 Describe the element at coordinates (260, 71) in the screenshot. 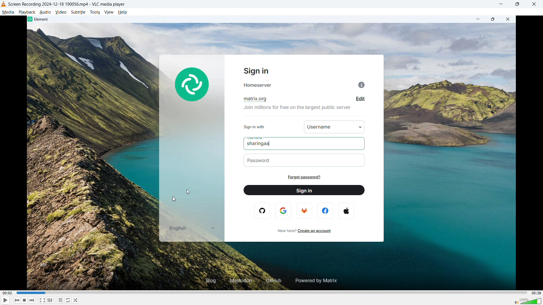

I see `Signin` at that location.